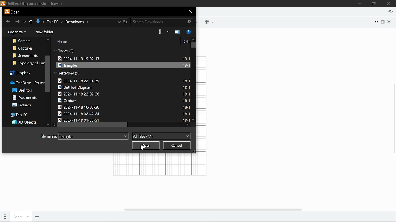 This screenshot has height=222, width=396. Describe the element at coordinates (389, 11) in the screenshot. I see `Appearence` at that location.